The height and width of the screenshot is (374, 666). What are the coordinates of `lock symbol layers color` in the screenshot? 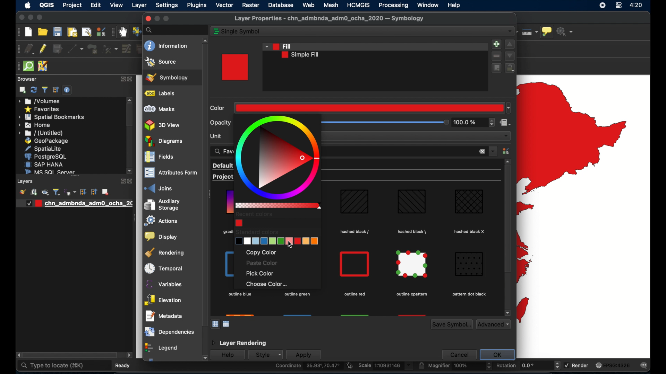 It's located at (510, 69).